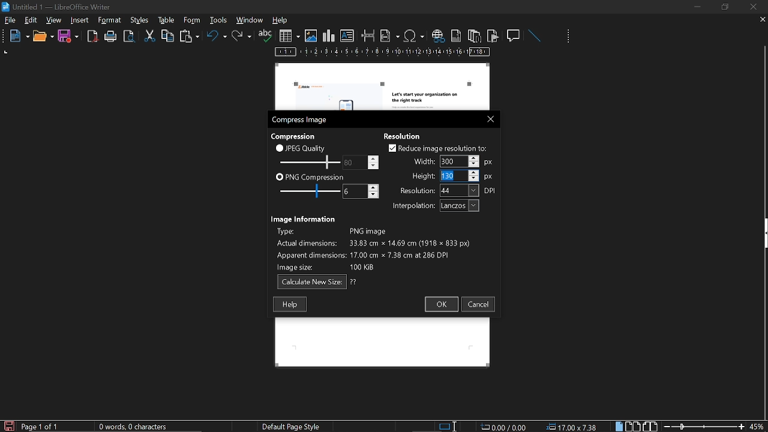  Describe the element at coordinates (373, 247) in the screenshot. I see `image info` at that location.